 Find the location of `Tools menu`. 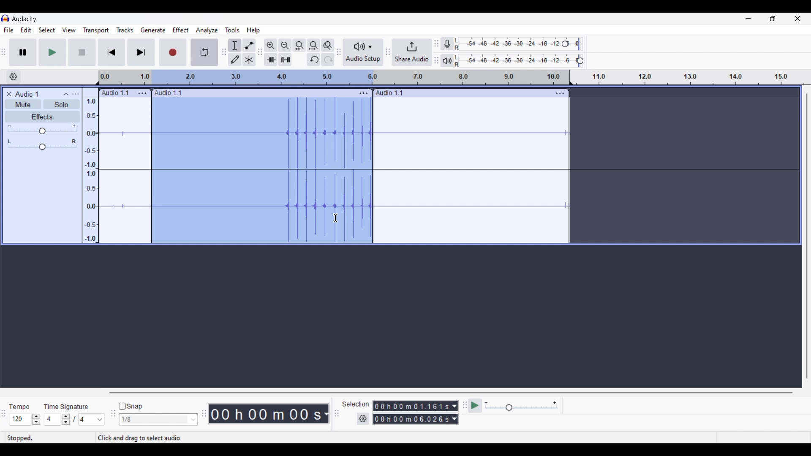

Tools menu is located at coordinates (232, 30).